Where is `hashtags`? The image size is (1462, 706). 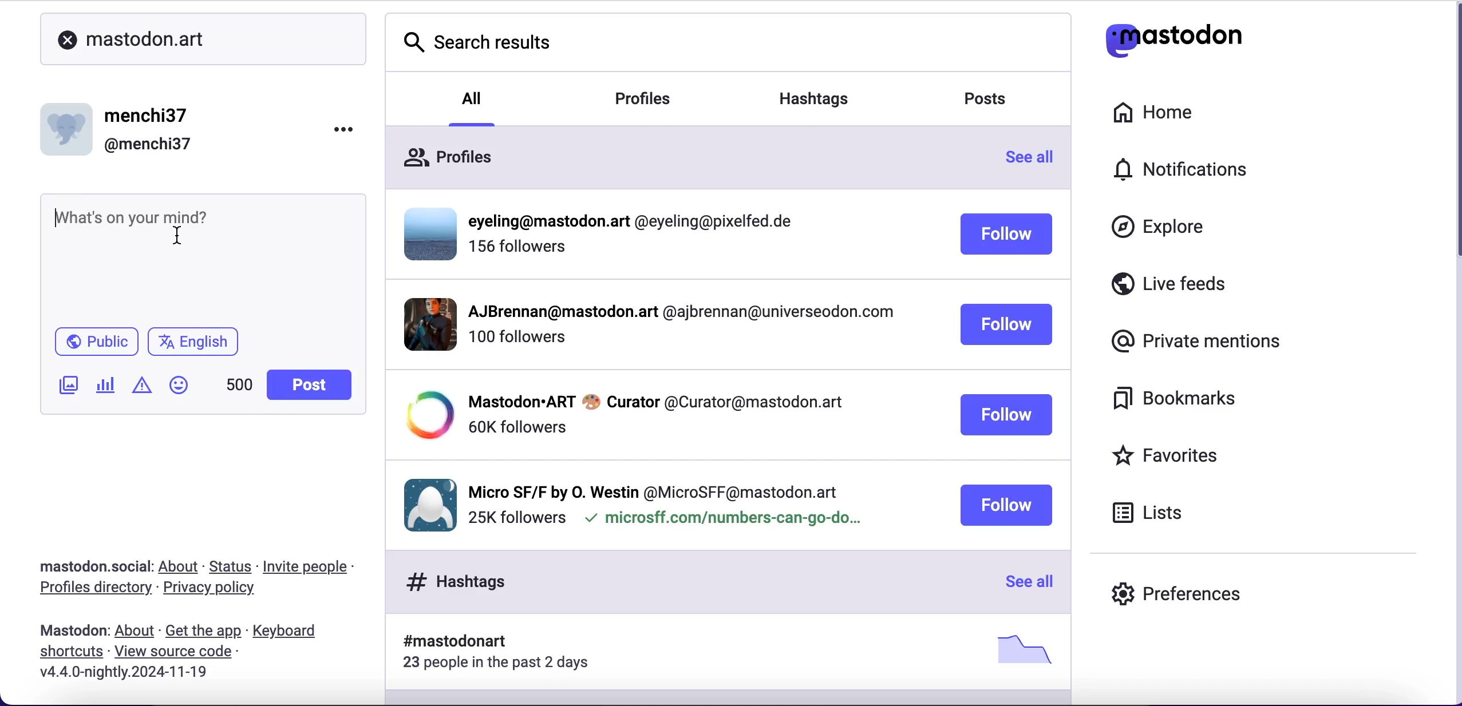
hashtags is located at coordinates (683, 581).